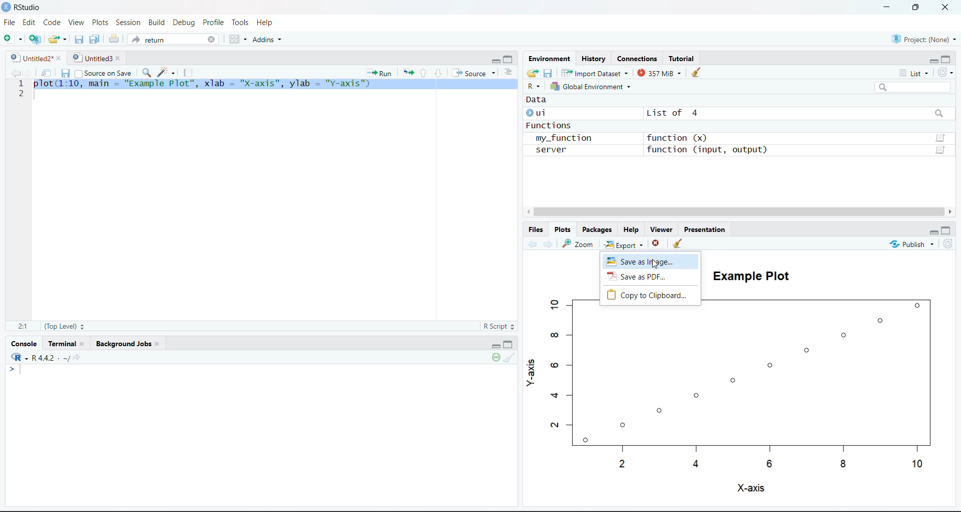 This screenshot has width=961, height=512. Describe the element at coordinates (26, 342) in the screenshot. I see `Console` at that location.